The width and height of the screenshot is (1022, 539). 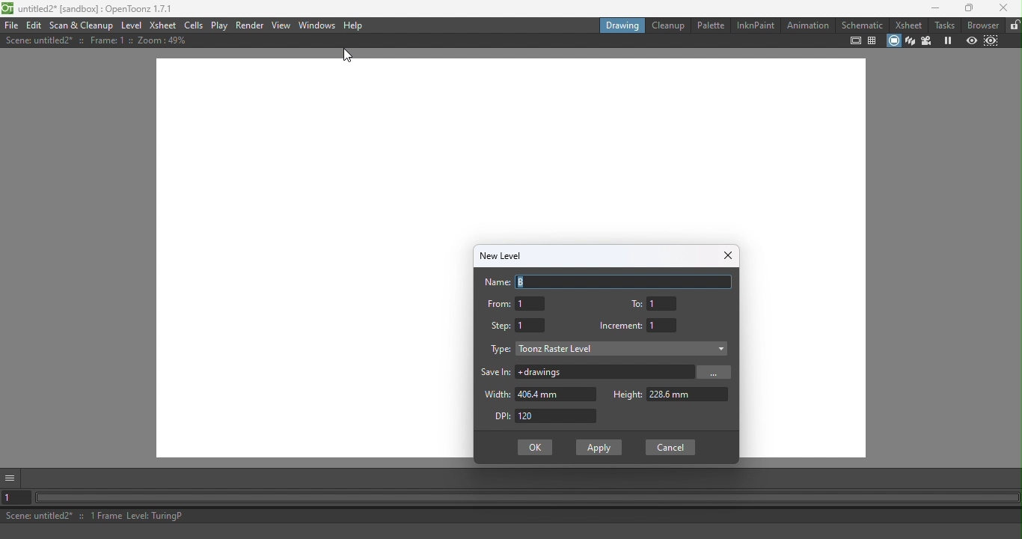 What do you see at coordinates (531, 303) in the screenshot?
I see `1` at bounding box center [531, 303].